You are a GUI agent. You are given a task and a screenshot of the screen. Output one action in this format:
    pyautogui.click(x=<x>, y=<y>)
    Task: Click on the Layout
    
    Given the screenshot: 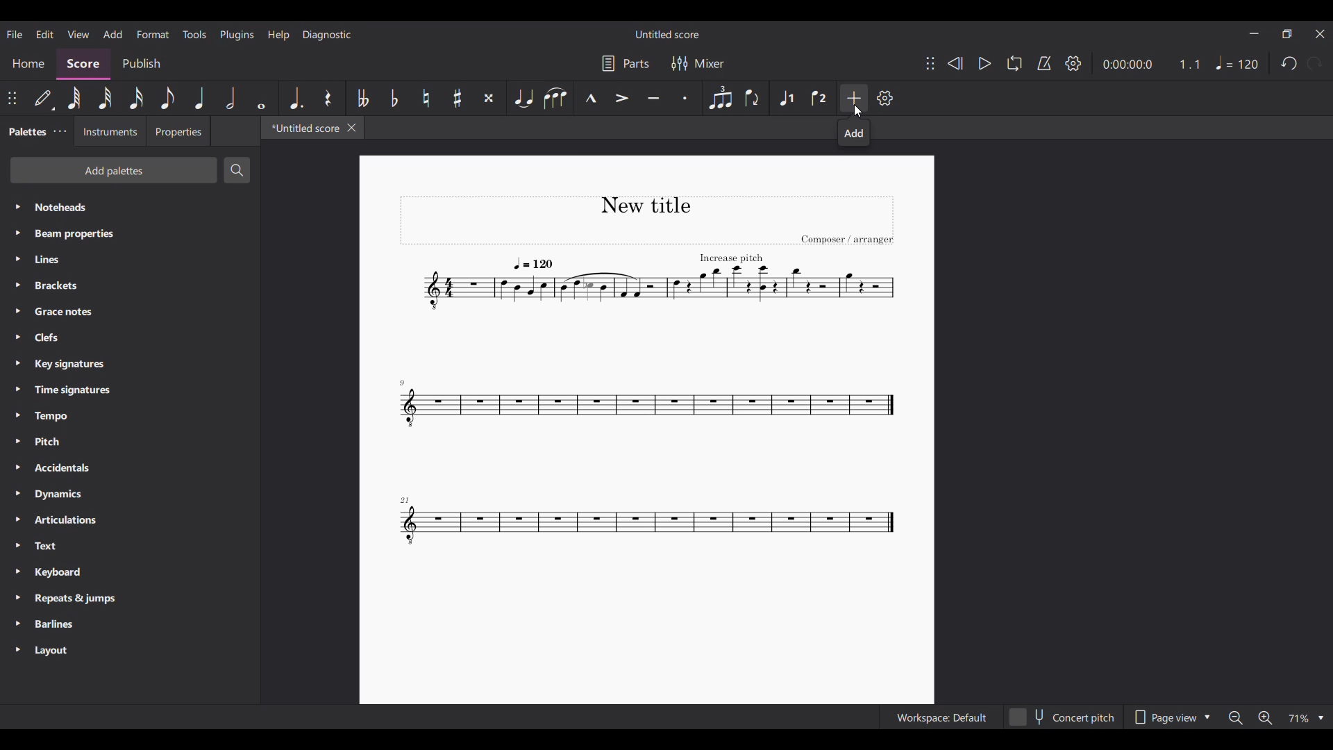 What is the action you would take?
    pyautogui.click(x=131, y=651)
    